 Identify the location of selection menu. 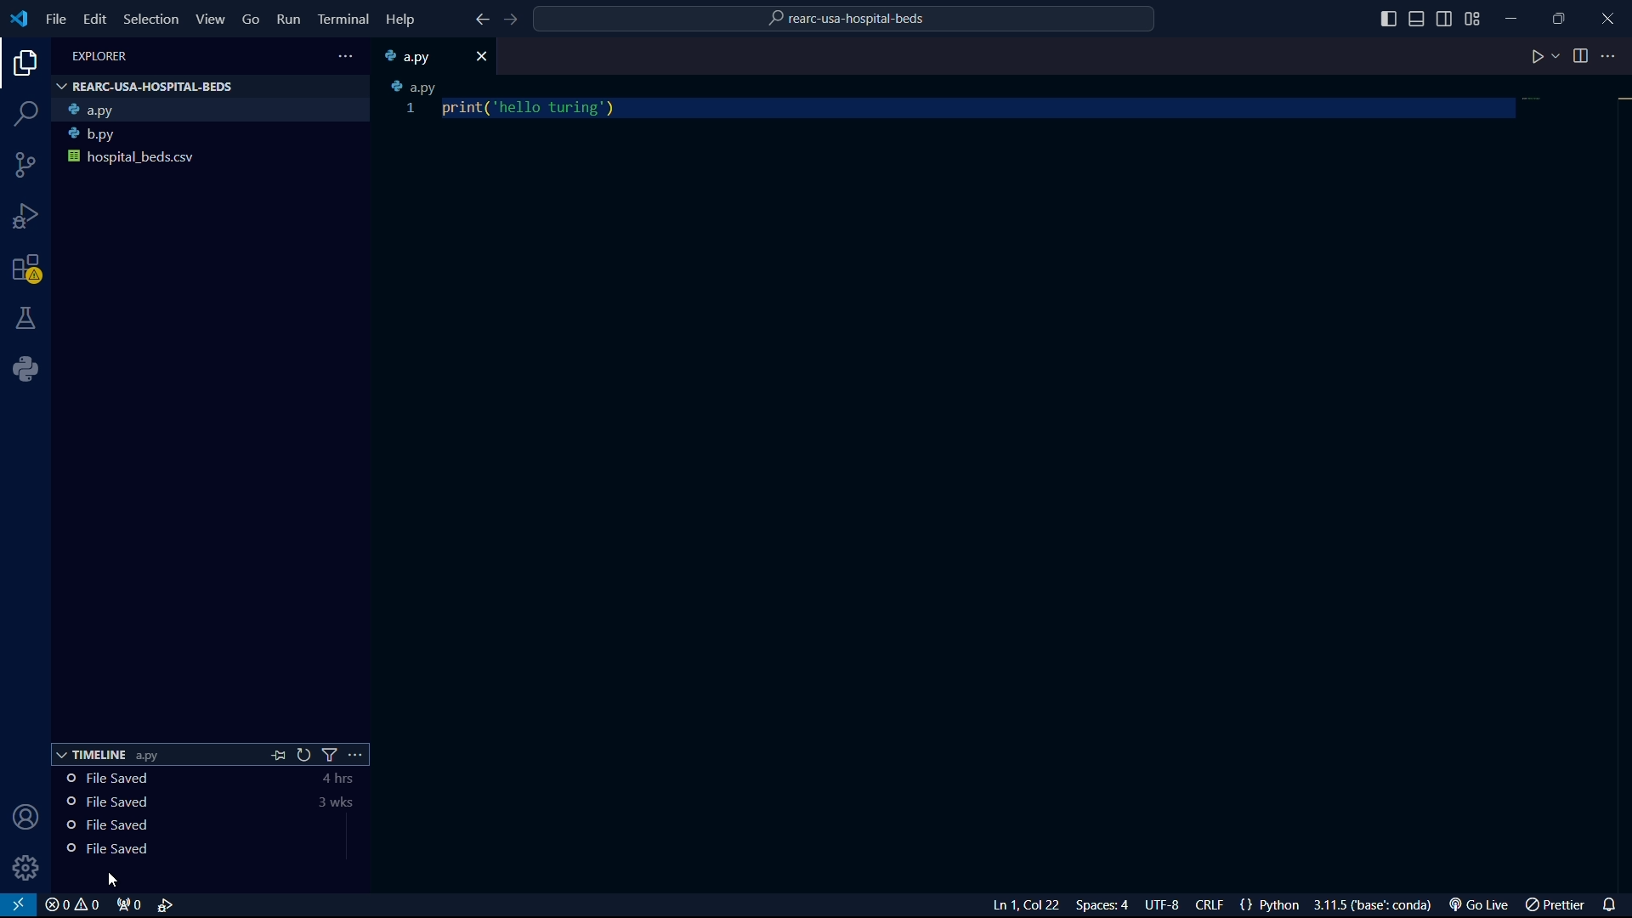
(150, 20).